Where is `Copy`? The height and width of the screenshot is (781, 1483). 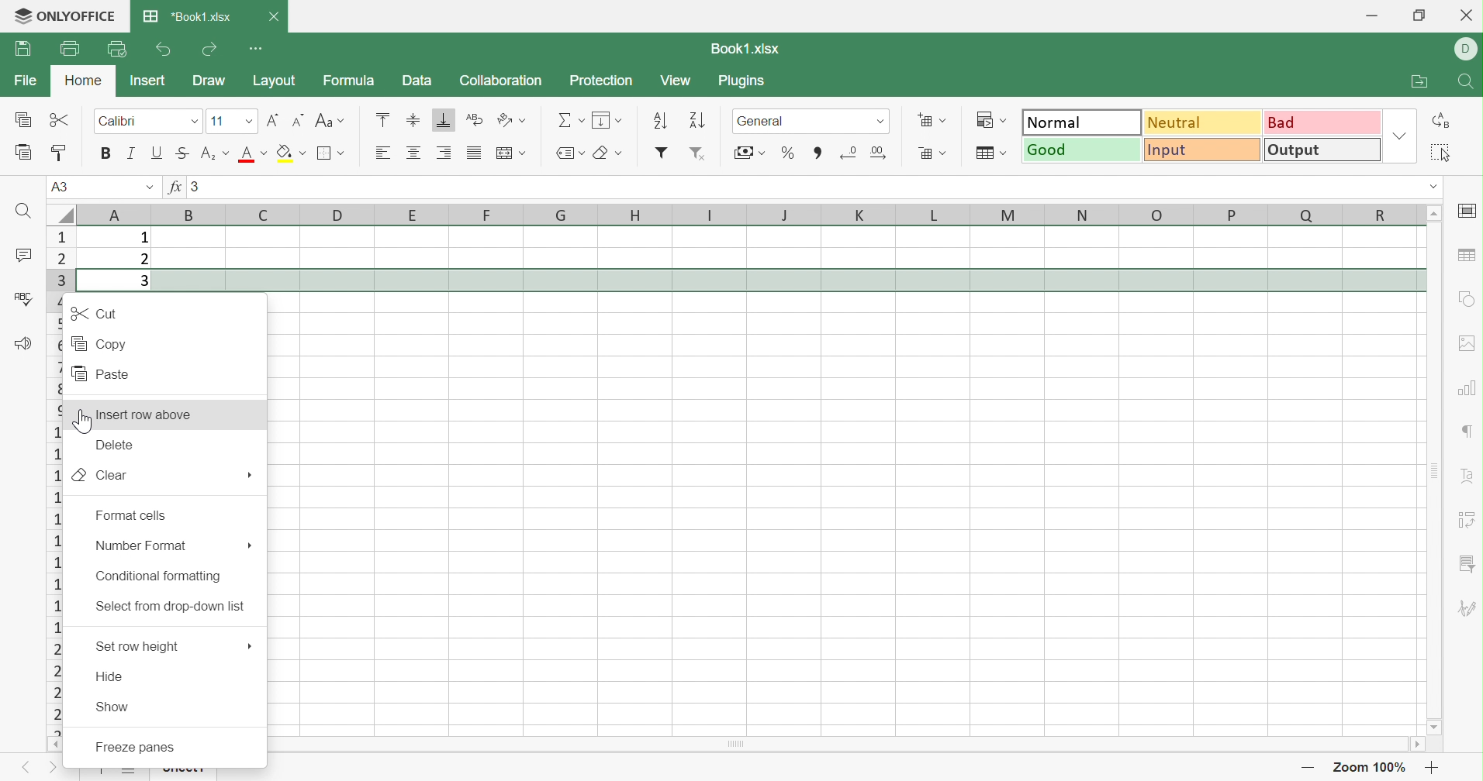 Copy is located at coordinates (24, 120).